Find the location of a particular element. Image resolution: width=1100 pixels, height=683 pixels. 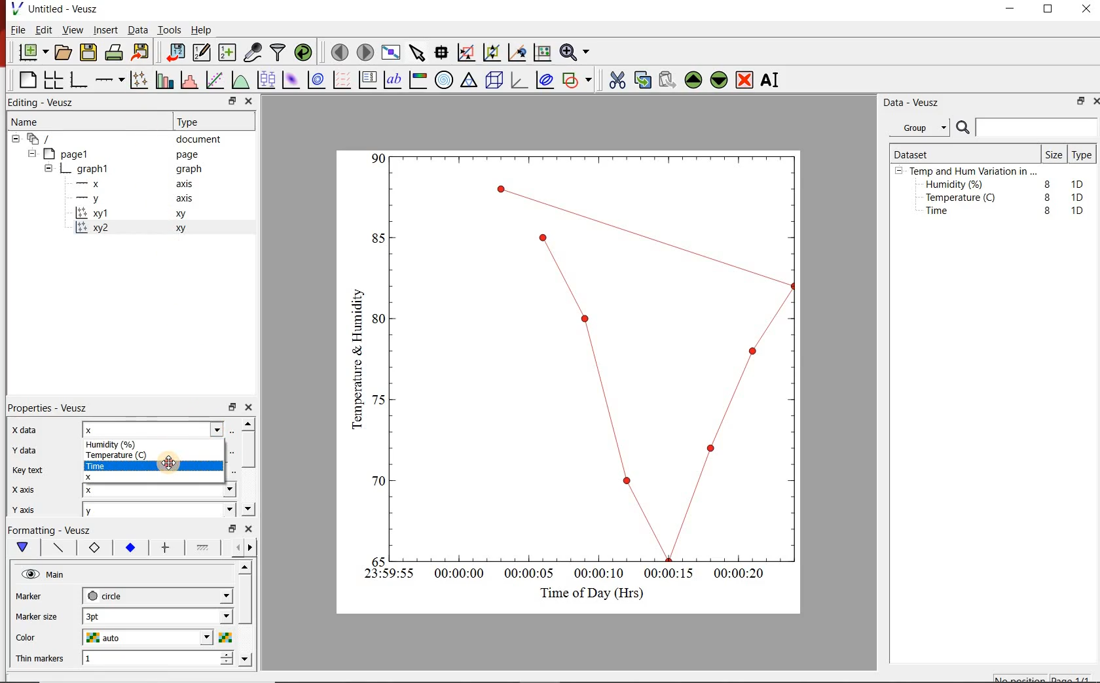

Graph is located at coordinates (597, 355).